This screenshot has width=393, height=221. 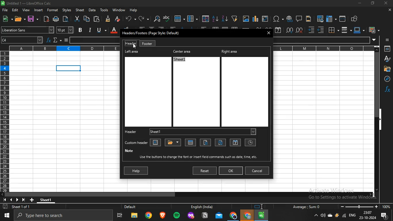 What do you see at coordinates (278, 30) in the screenshot?
I see `format as date` at bounding box center [278, 30].